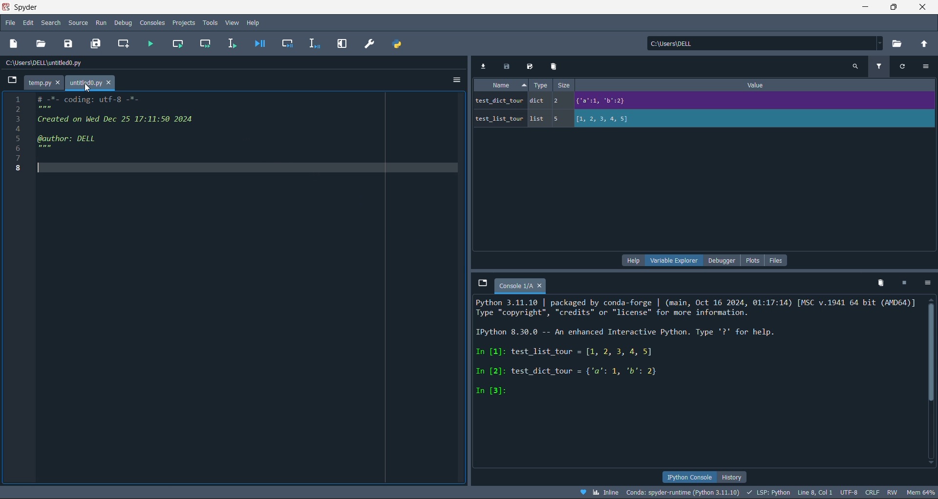 Image resolution: width=938 pixels, height=499 pixels. What do you see at coordinates (290, 43) in the screenshot?
I see `debug cell` at bounding box center [290, 43].